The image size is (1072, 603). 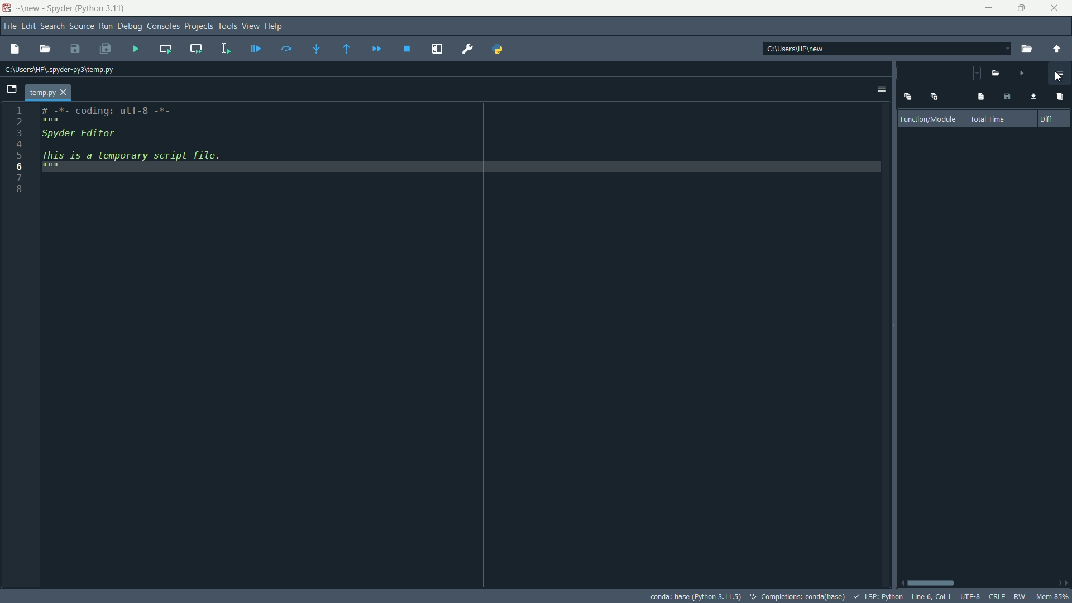 What do you see at coordinates (1059, 74) in the screenshot?
I see `profiler pane settings` at bounding box center [1059, 74].